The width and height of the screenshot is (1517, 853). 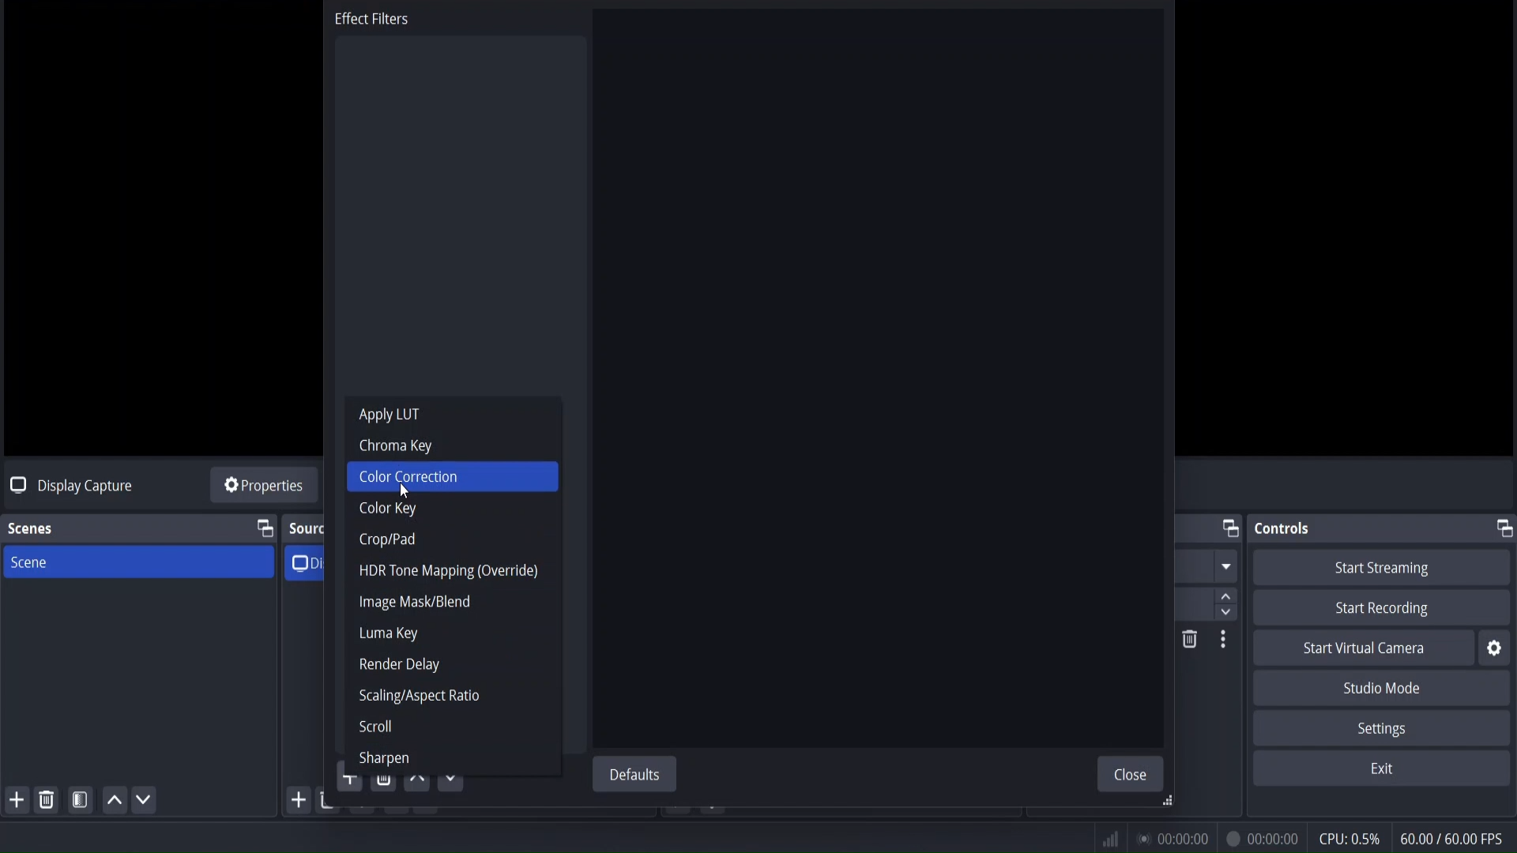 I want to click on open scene filter, so click(x=81, y=802).